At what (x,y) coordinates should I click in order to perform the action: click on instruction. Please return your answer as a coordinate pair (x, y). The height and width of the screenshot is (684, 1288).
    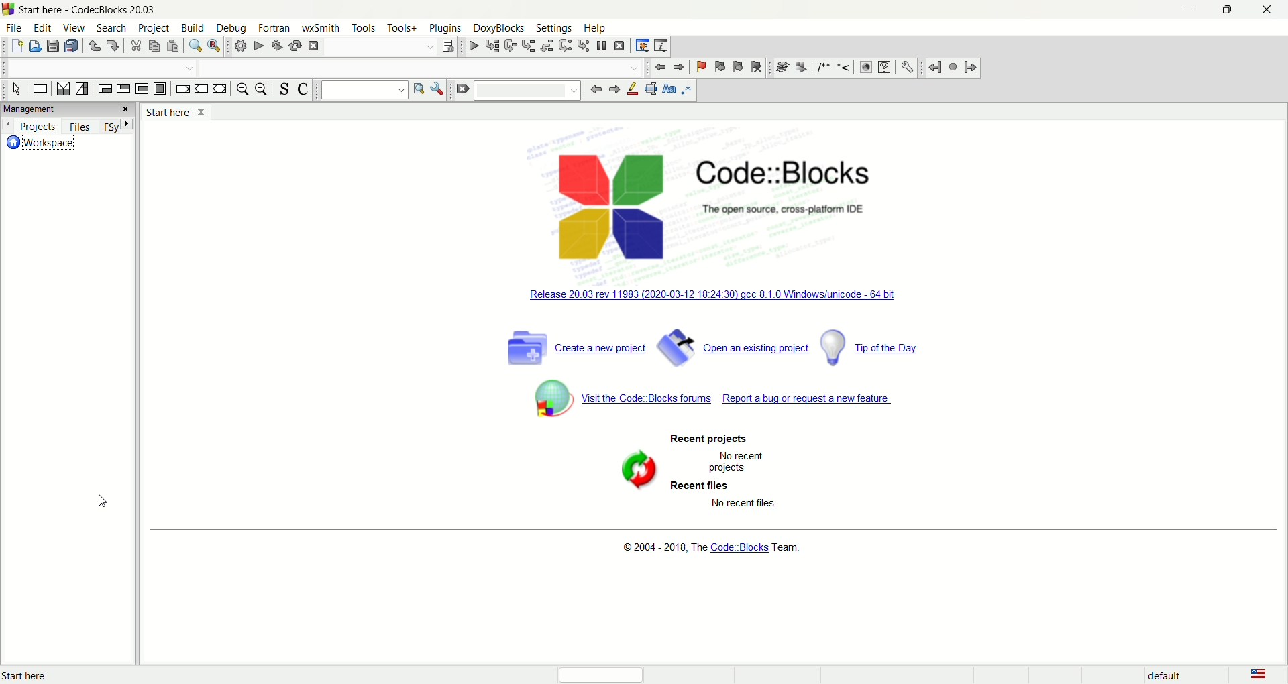
    Looking at the image, I should click on (40, 90).